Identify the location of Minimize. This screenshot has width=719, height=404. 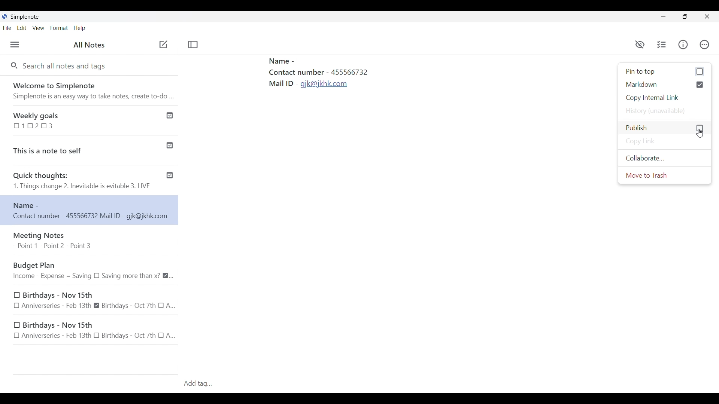
(663, 16).